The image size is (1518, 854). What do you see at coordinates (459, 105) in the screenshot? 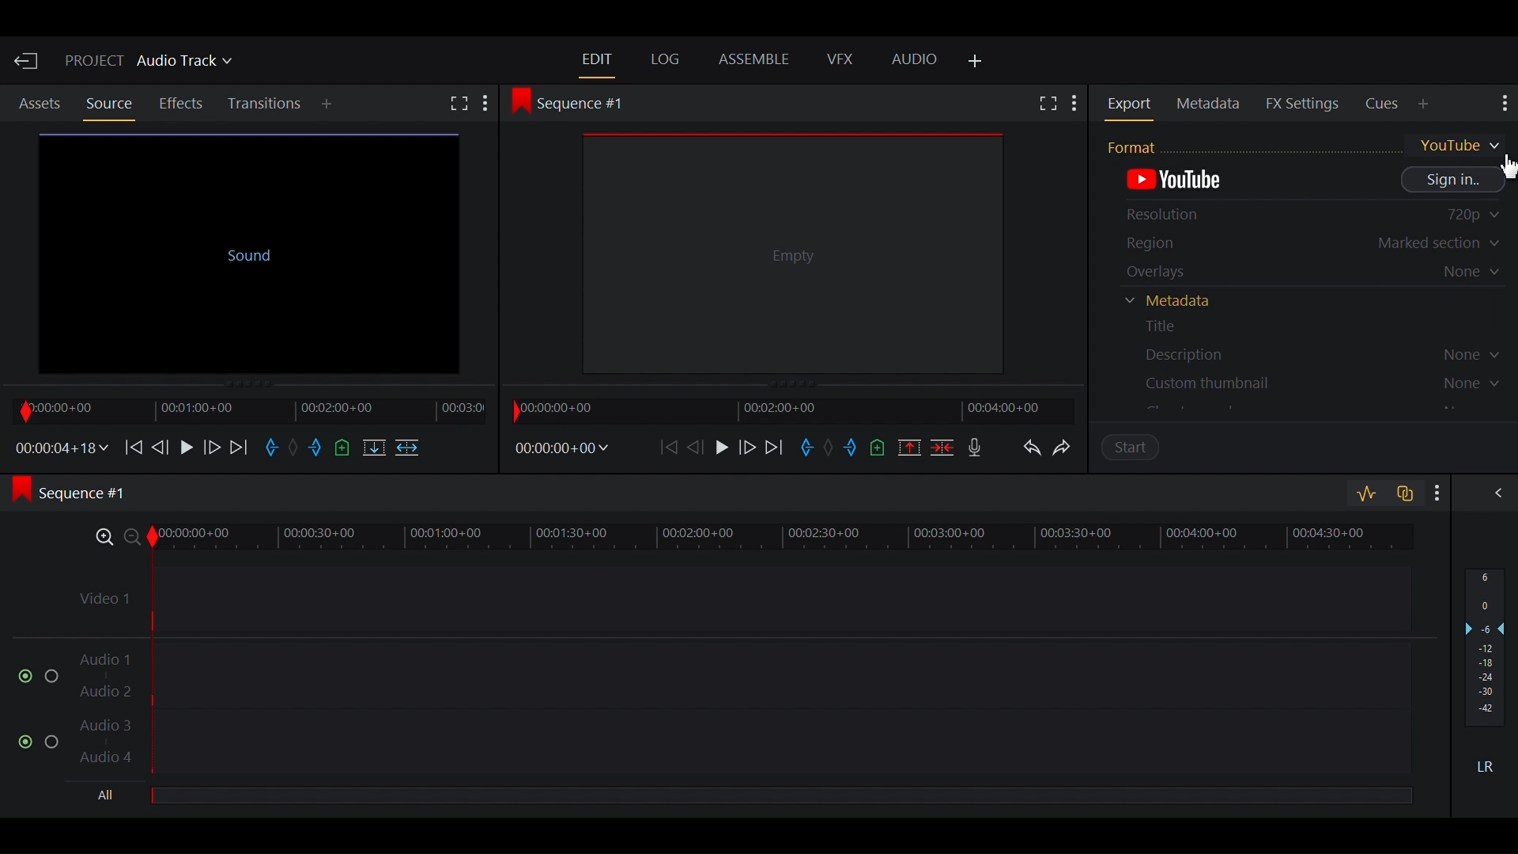
I see `Fullscreen` at bounding box center [459, 105].